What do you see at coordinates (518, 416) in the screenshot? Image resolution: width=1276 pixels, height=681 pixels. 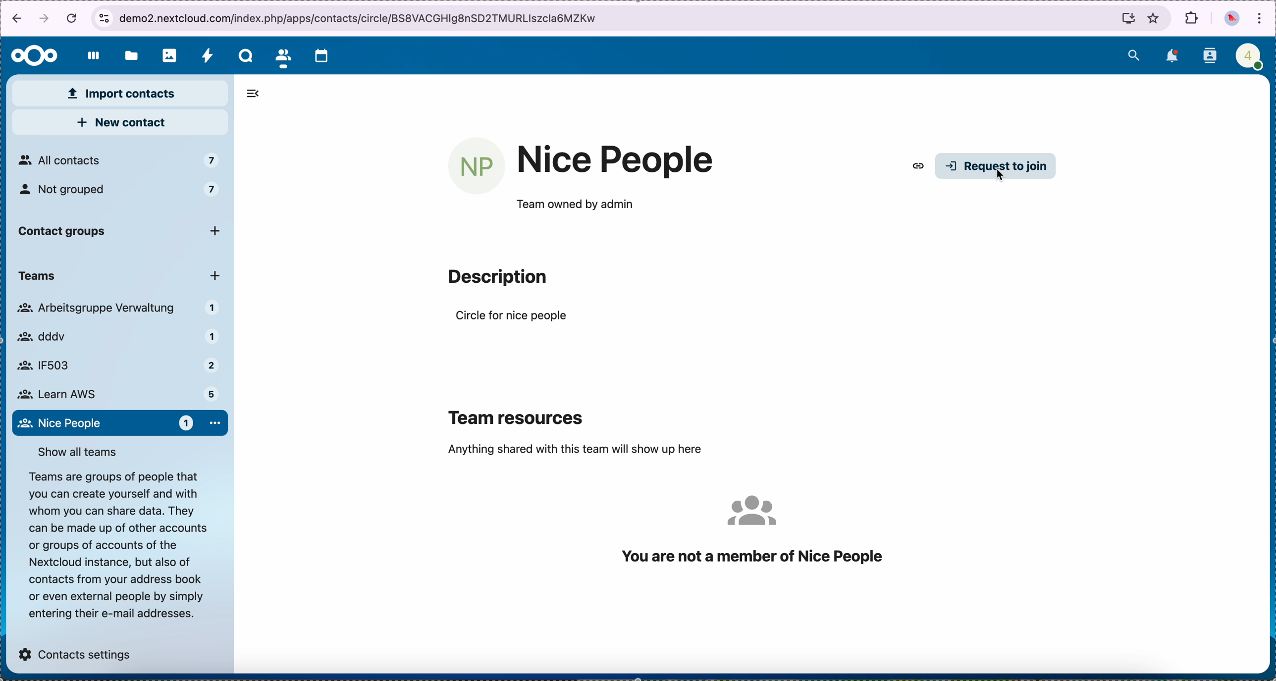 I see `team resources` at bounding box center [518, 416].